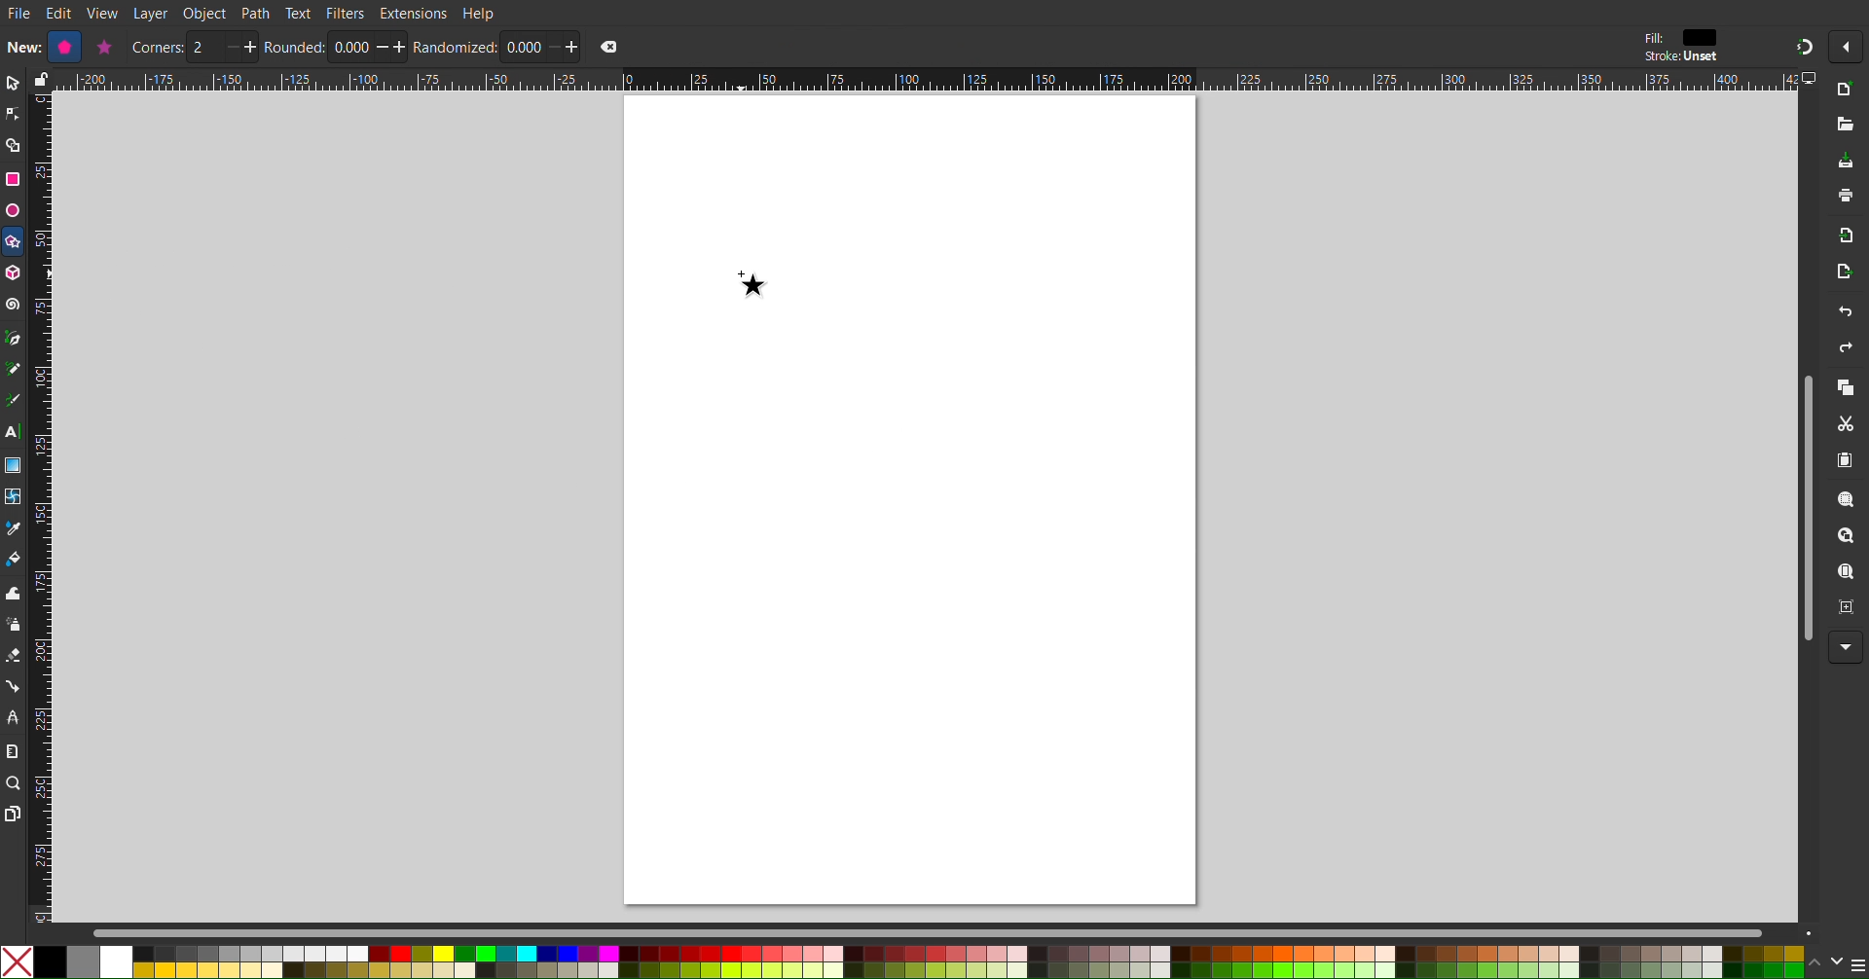 This screenshot has height=979, width=1869. Describe the element at coordinates (38, 79) in the screenshot. I see `lock` at that location.